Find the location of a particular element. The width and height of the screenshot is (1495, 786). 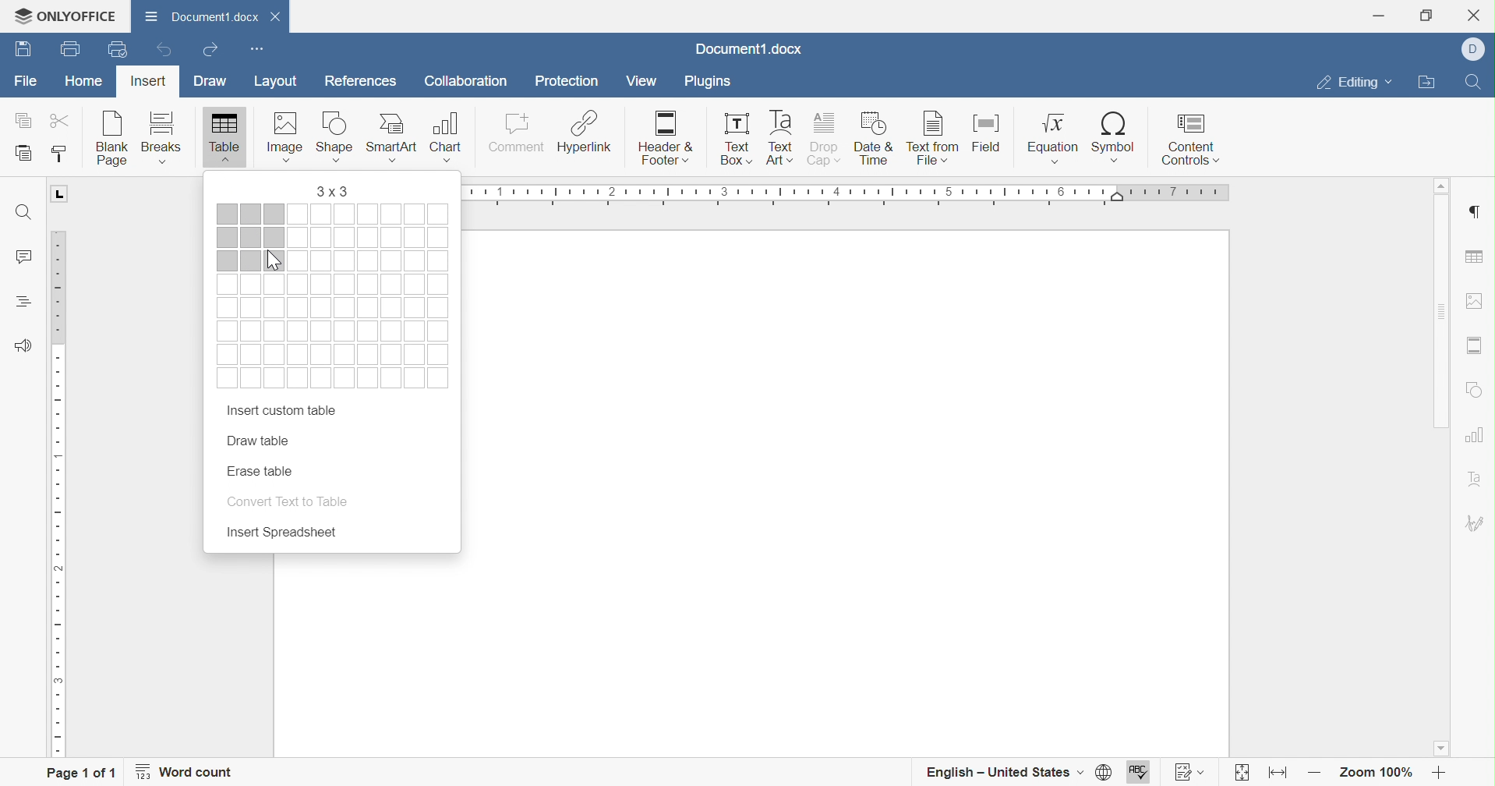

Table settings is located at coordinates (1477, 257).